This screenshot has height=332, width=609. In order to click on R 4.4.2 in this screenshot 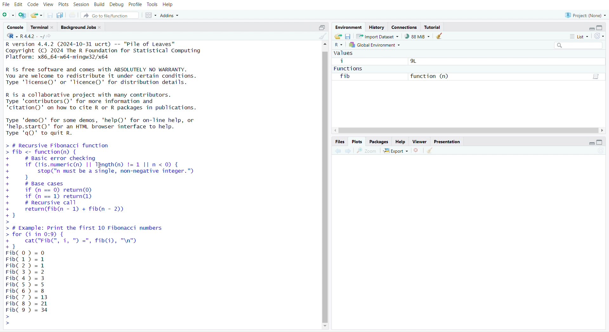, I will do `click(26, 36)`.